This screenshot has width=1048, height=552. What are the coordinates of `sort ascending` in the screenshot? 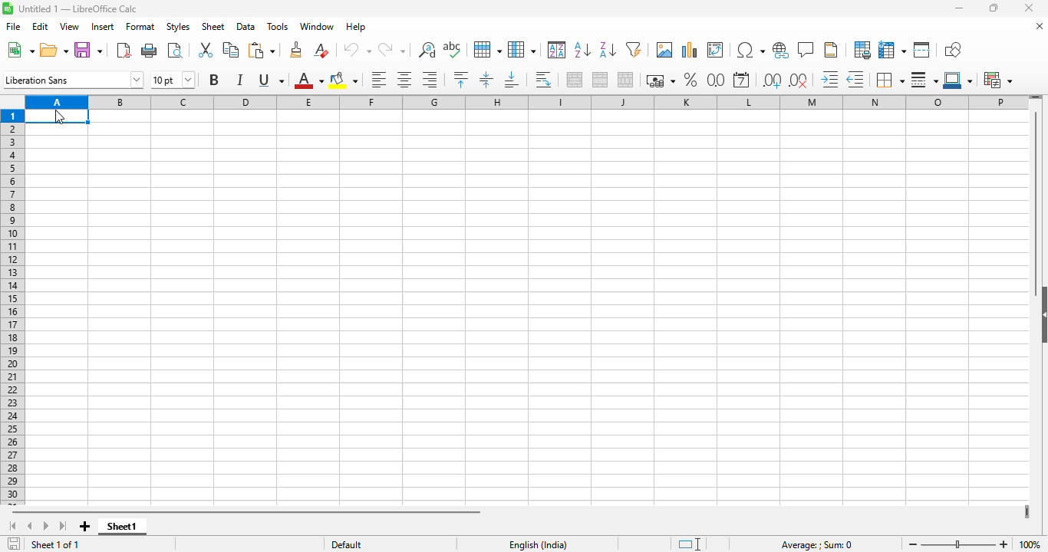 It's located at (582, 51).